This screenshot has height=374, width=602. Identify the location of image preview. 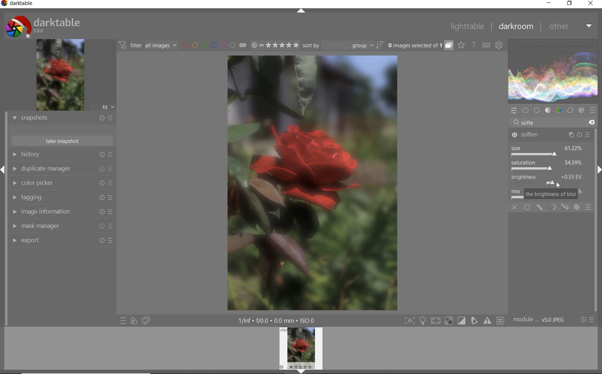
(60, 75).